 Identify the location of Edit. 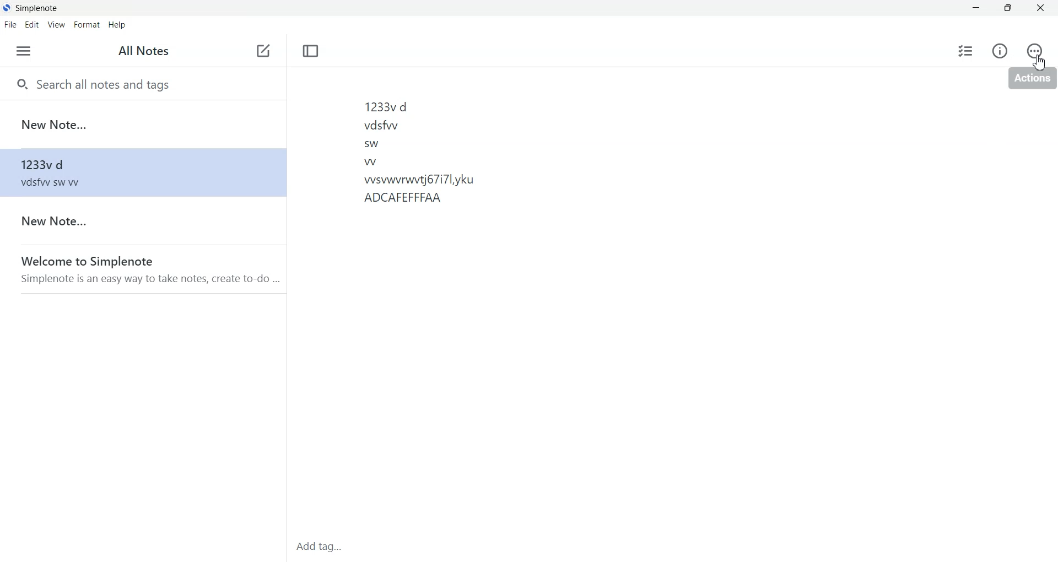
(32, 25).